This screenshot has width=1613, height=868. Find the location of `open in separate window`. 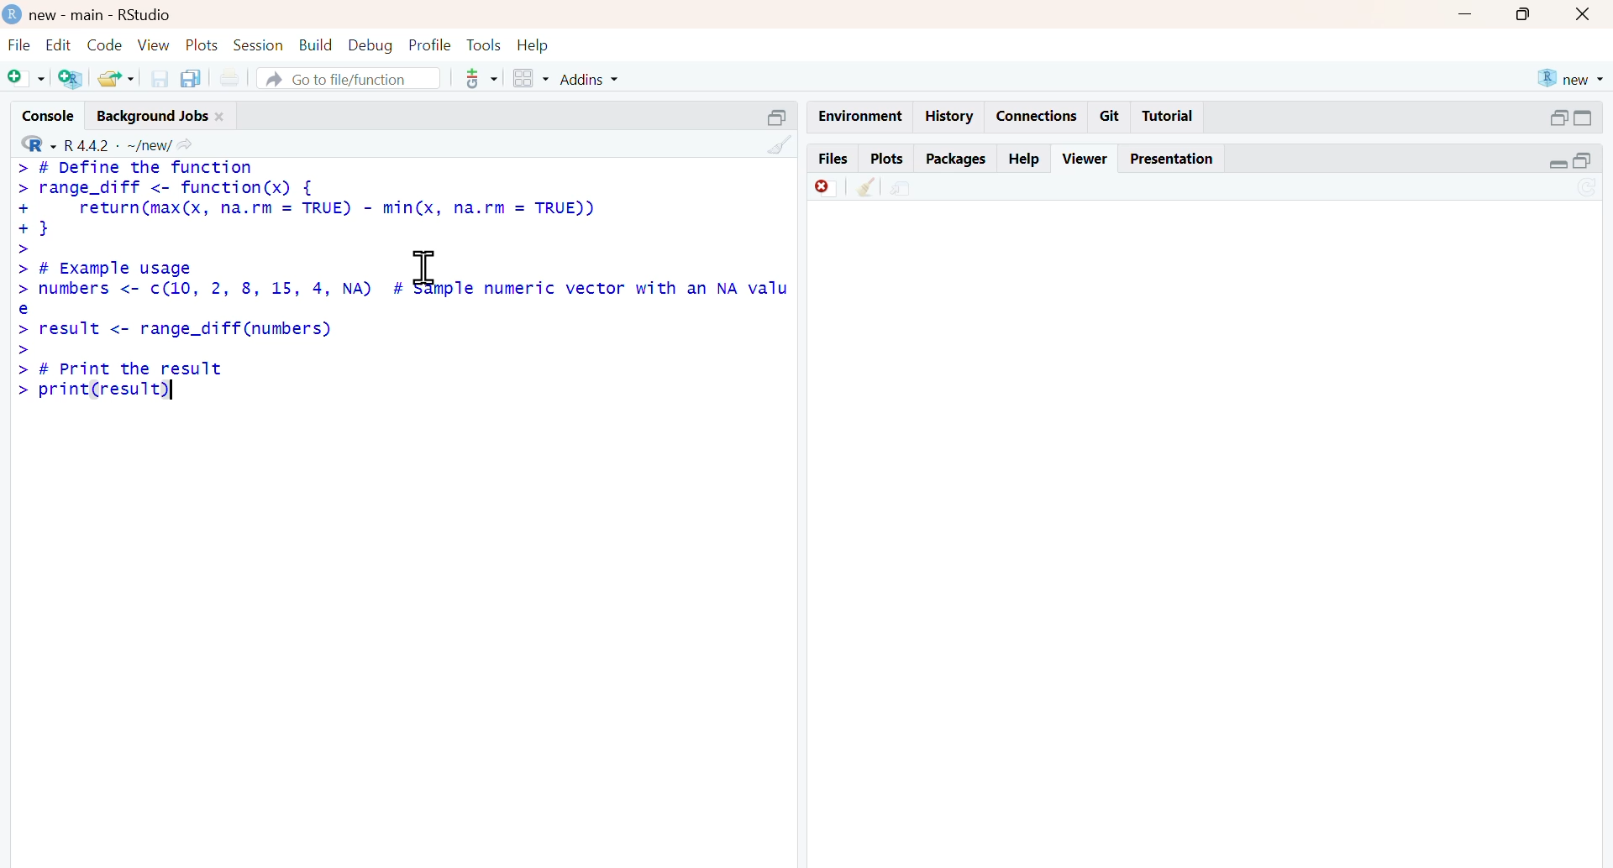

open in separate window is located at coordinates (1559, 118).